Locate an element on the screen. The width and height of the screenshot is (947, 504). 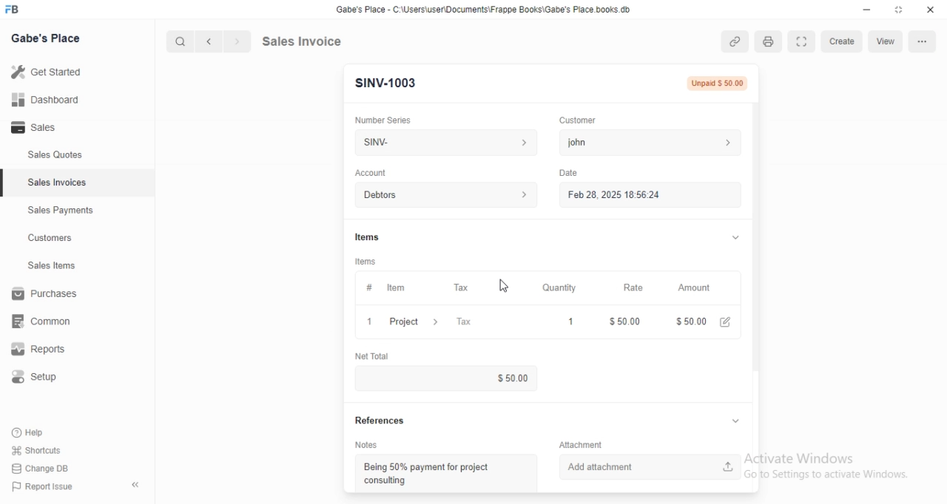
Feb 28, 2025 18:56:24. is located at coordinates (647, 194).